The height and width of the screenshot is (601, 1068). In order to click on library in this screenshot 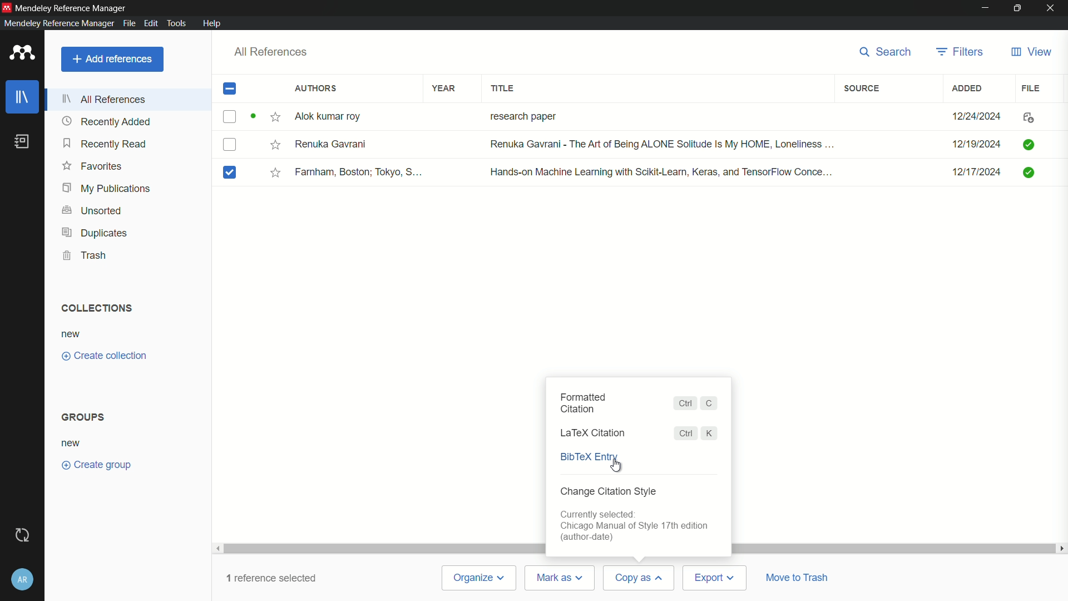, I will do `click(22, 97)`.